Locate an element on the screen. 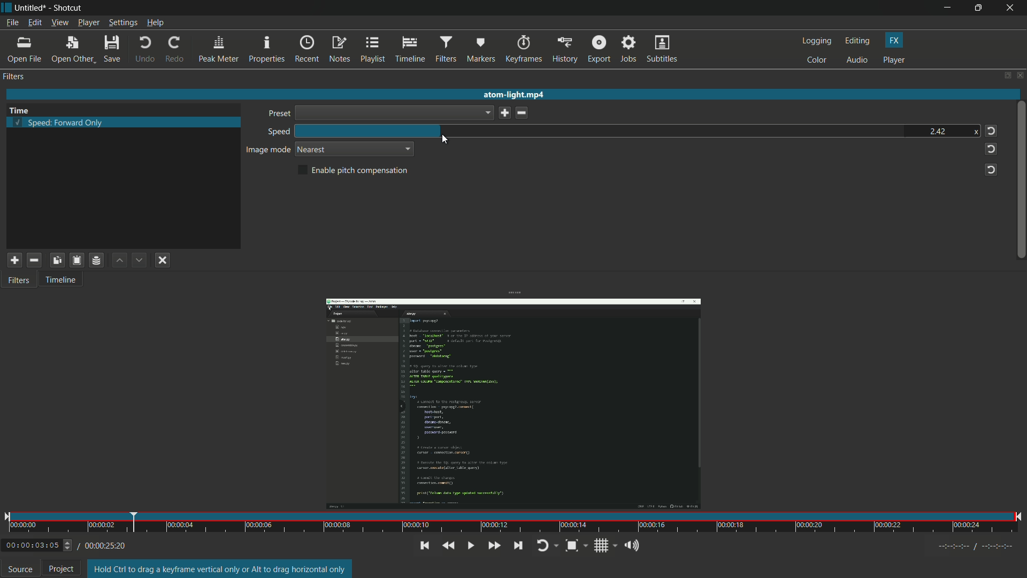 The width and height of the screenshot is (1027, 578). skip to the next point is located at coordinates (518, 545).